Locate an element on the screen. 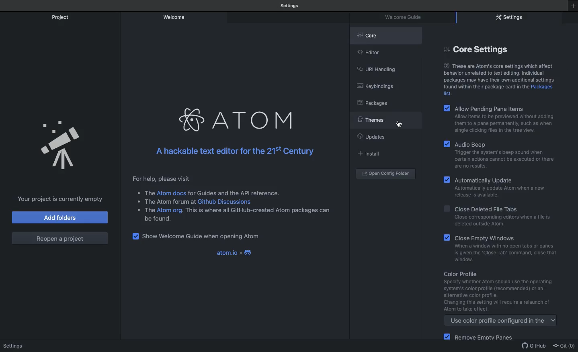  * The is located at coordinates (144, 209).